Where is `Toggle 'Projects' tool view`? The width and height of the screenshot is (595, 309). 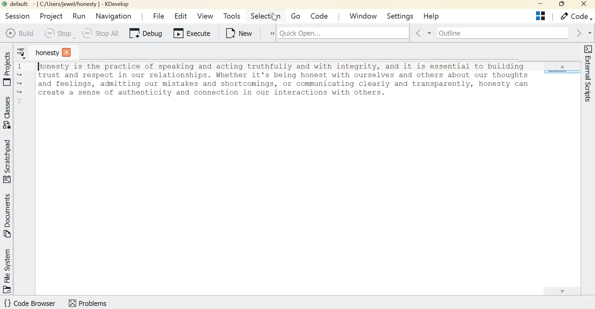 Toggle 'Projects' tool view is located at coordinates (8, 67).